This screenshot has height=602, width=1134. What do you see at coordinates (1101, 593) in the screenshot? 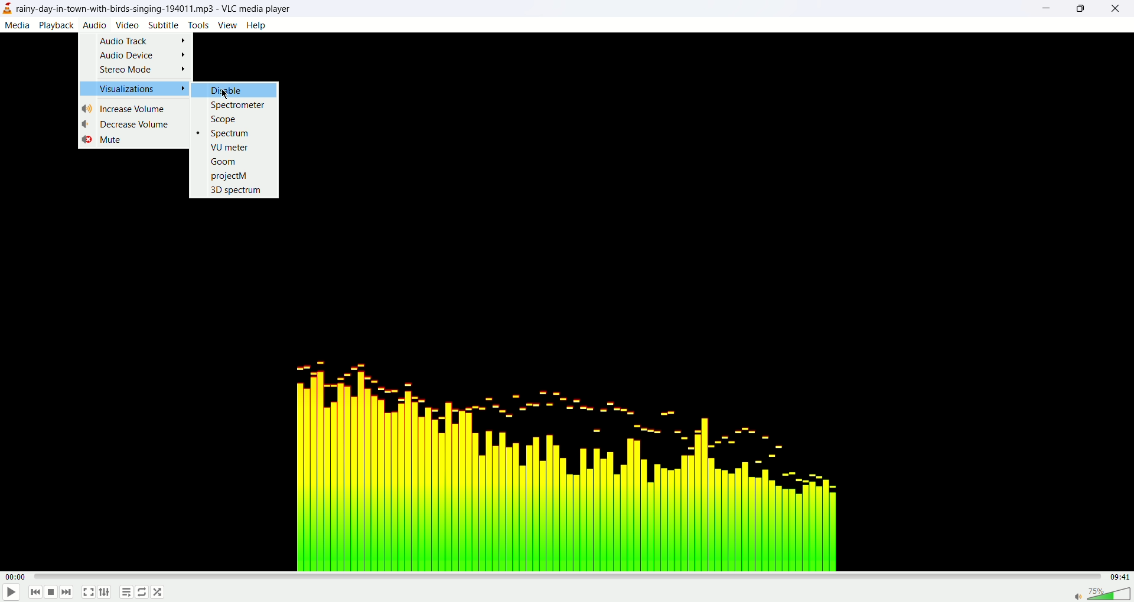
I see `volume bar` at bounding box center [1101, 593].